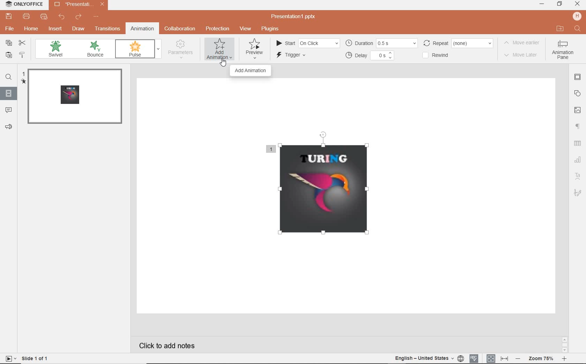 The height and width of the screenshot is (364, 586). I want to click on save, so click(9, 16).